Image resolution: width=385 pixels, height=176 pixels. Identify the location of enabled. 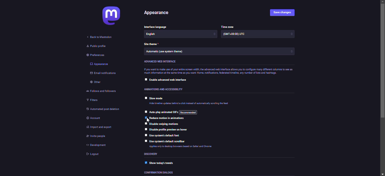
(146, 163).